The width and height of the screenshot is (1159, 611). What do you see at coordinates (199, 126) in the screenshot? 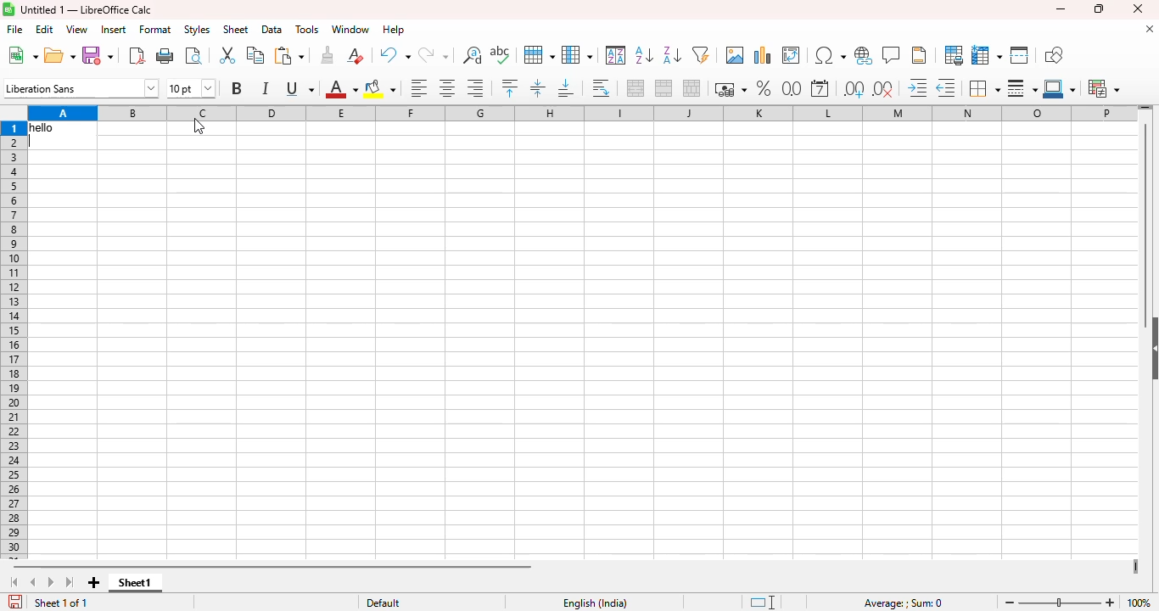
I see `cursor` at bounding box center [199, 126].